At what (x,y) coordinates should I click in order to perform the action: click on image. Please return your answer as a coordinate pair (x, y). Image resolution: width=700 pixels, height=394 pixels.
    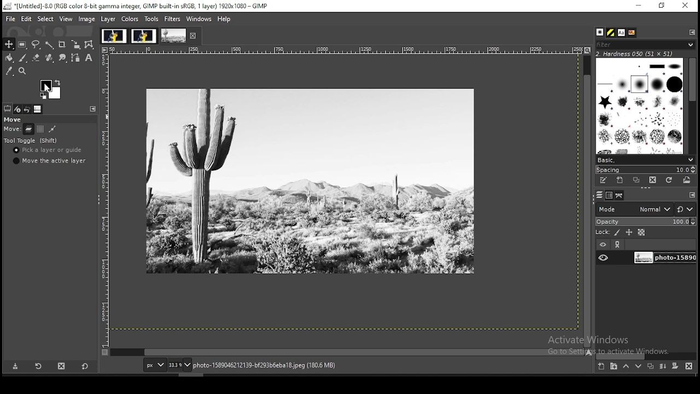
    Looking at the image, I should click on (113, 35).